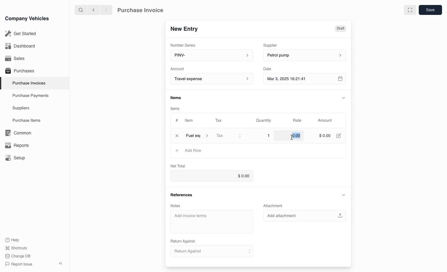 The width and height of the screenshot is (447, 272). What do you see at coordinates (179, 205) in the screenshot?
I see `Notes.` at bounding box center [179, 205].